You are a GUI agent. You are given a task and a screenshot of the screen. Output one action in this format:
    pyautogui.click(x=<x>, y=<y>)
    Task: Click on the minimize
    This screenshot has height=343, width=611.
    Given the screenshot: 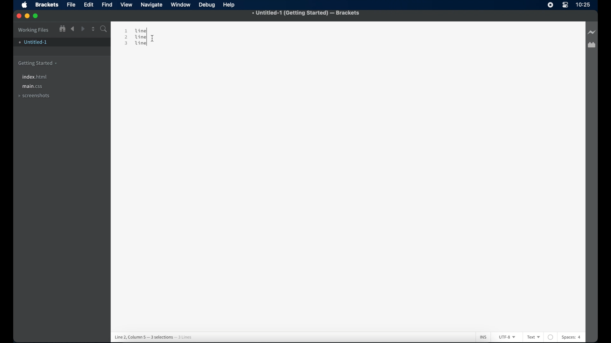 What is the action you would take?
    pyautogui.click(x=28, y=16)
    